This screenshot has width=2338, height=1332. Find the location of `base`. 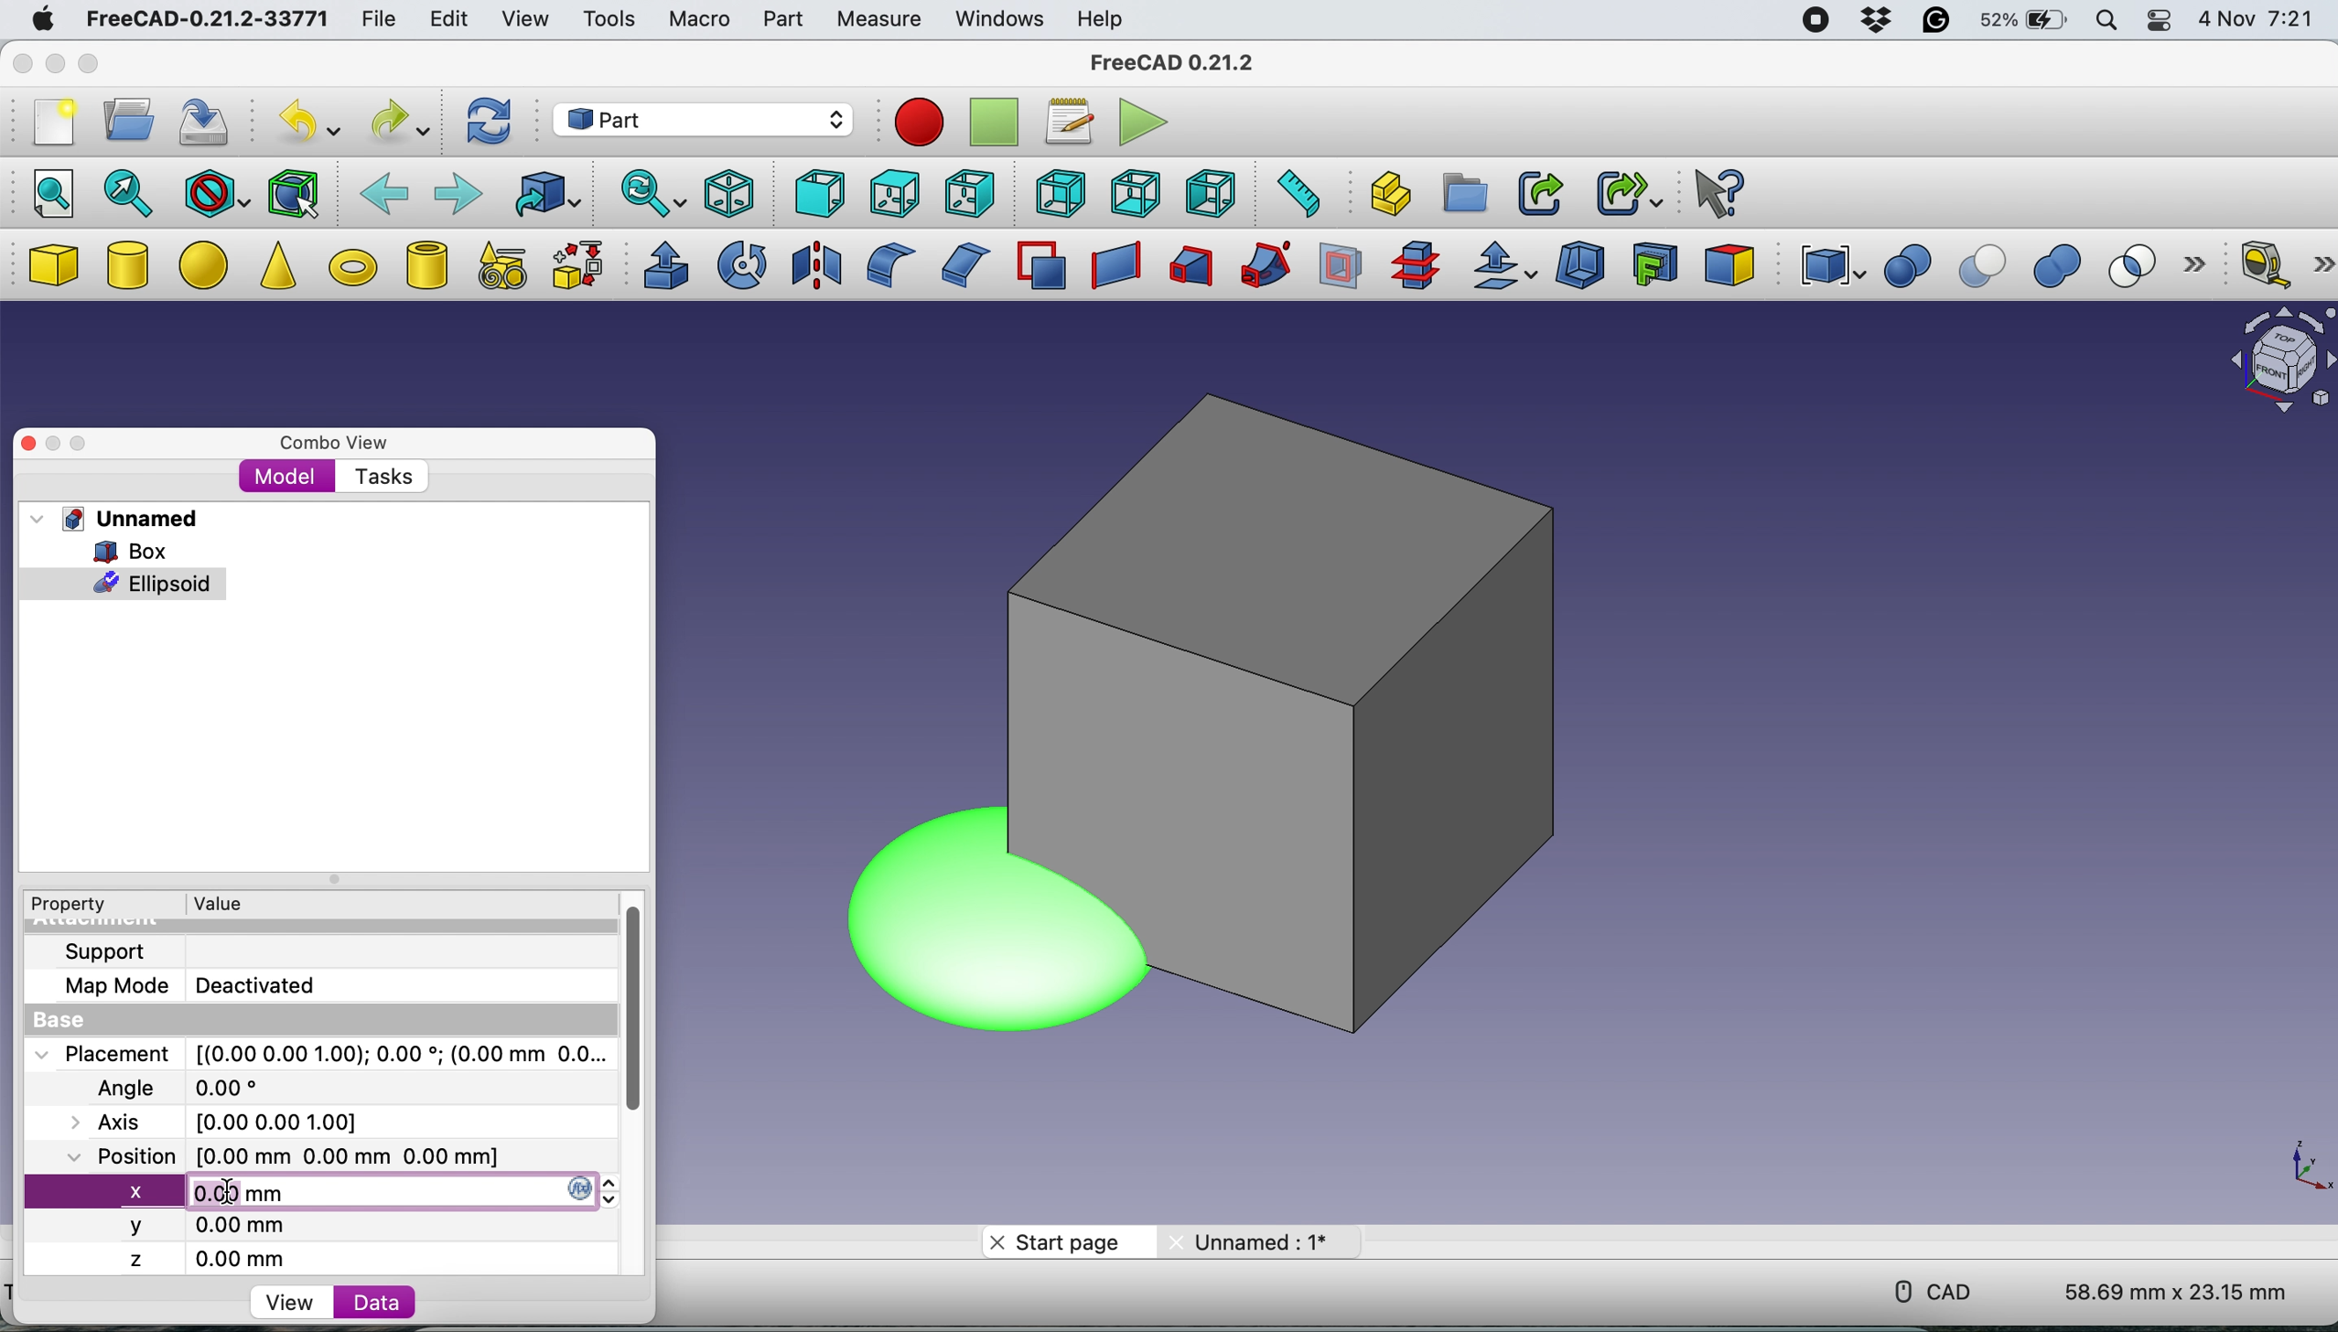

base is located at coordinates (52, 1021).